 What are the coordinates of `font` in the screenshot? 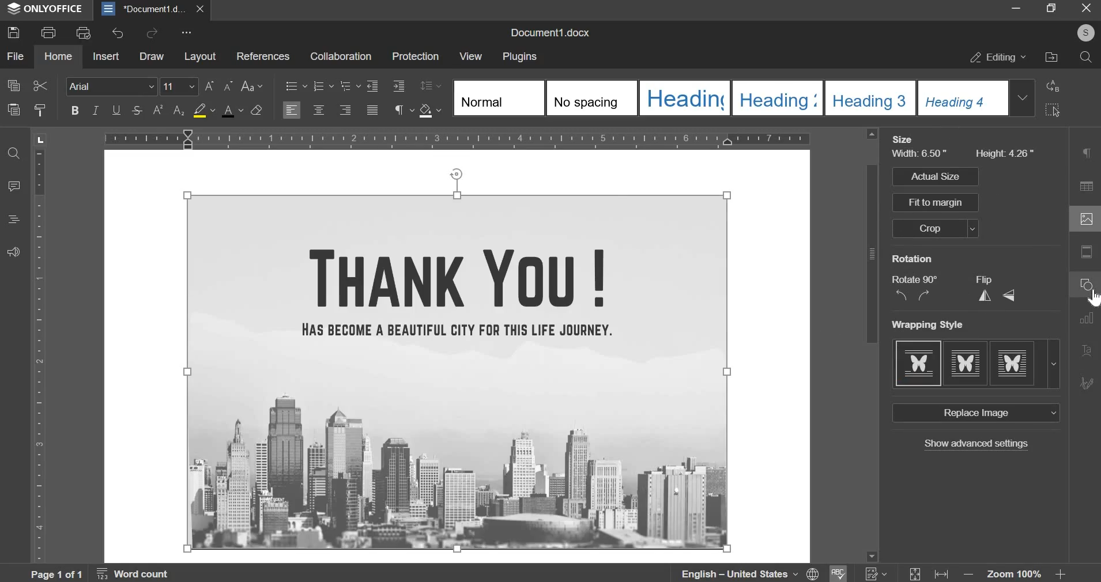 It's located at (110, 86).